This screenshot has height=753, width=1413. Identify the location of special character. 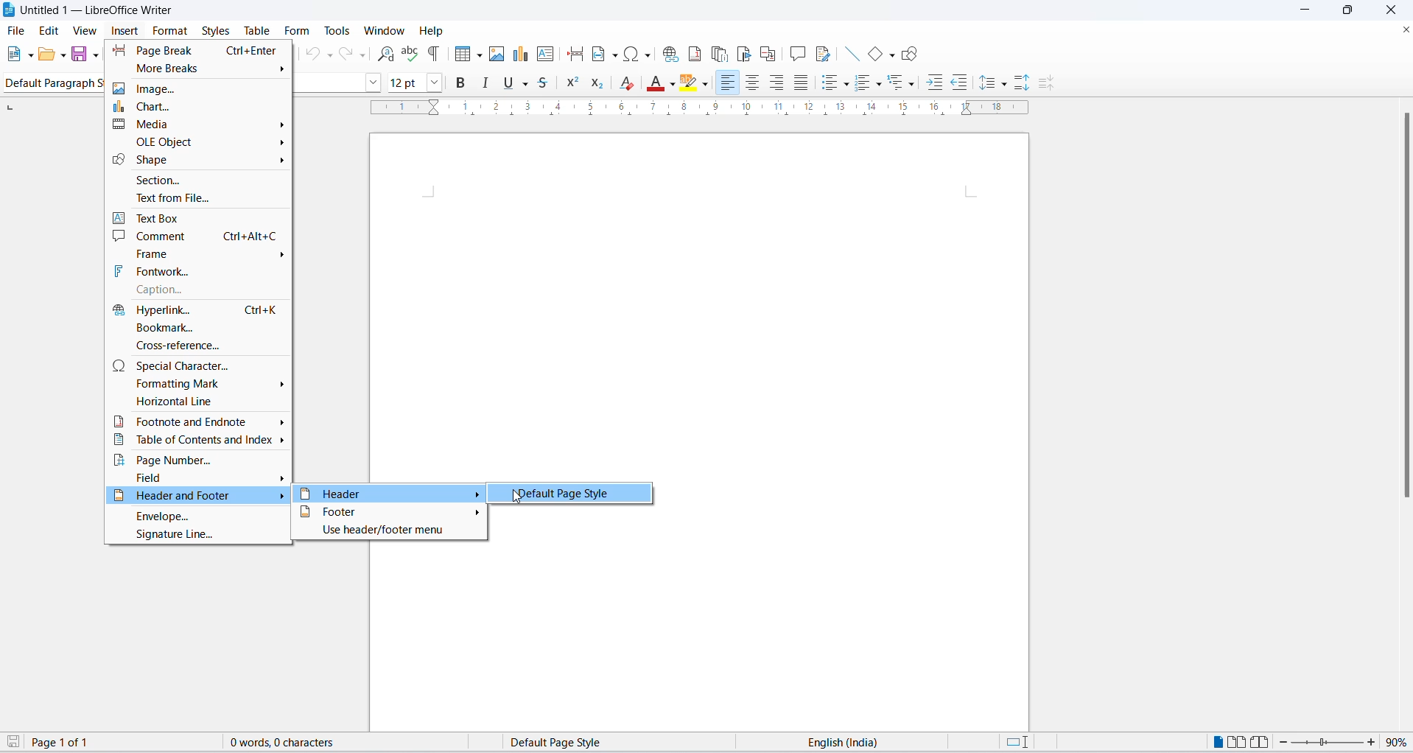
(198, 364).